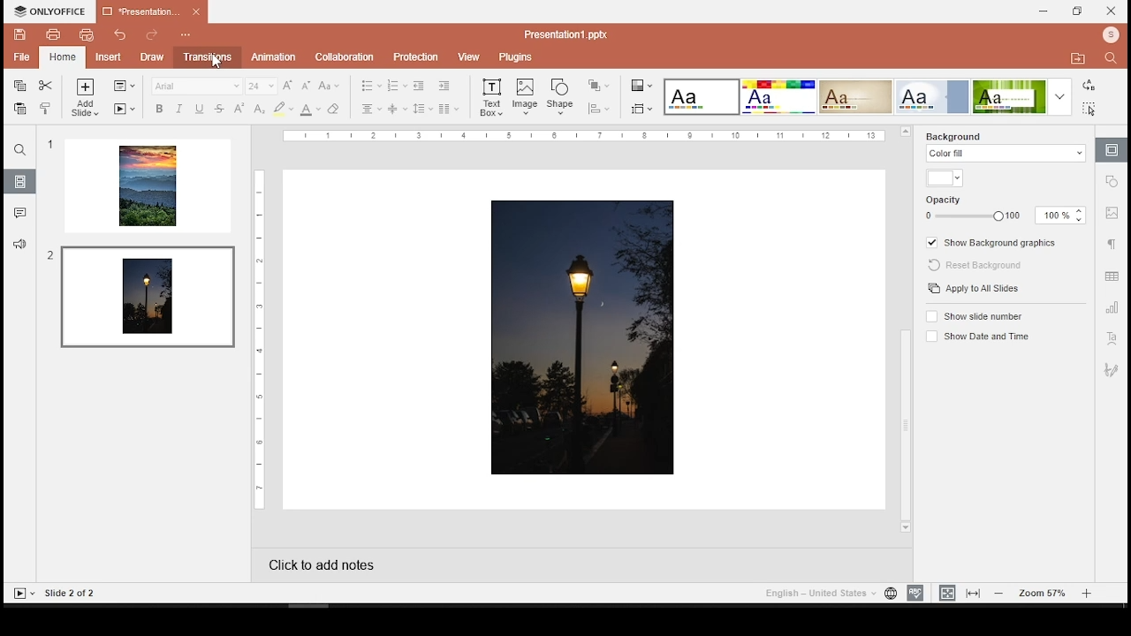 The image size is (1131, 636). I want to click on vertical align, so click(397, 110).